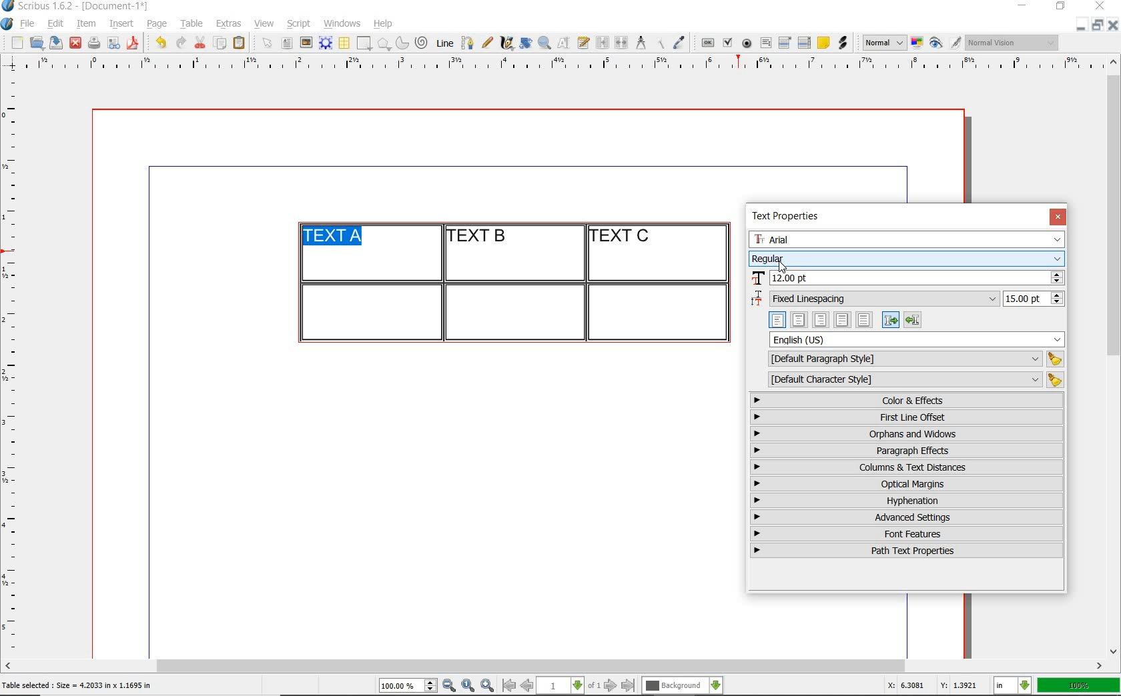 Image resolution: width=1121 pixels, height=696 pixels. What do you see at coordinates (1061, 7) in the screenshot?
I see `restore` at bounding box center [1061, 7].